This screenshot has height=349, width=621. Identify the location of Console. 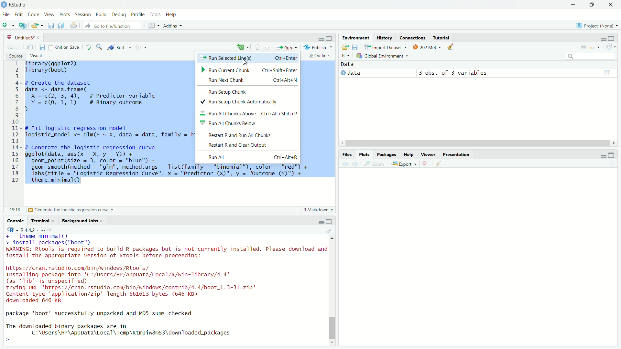
(15, 220).